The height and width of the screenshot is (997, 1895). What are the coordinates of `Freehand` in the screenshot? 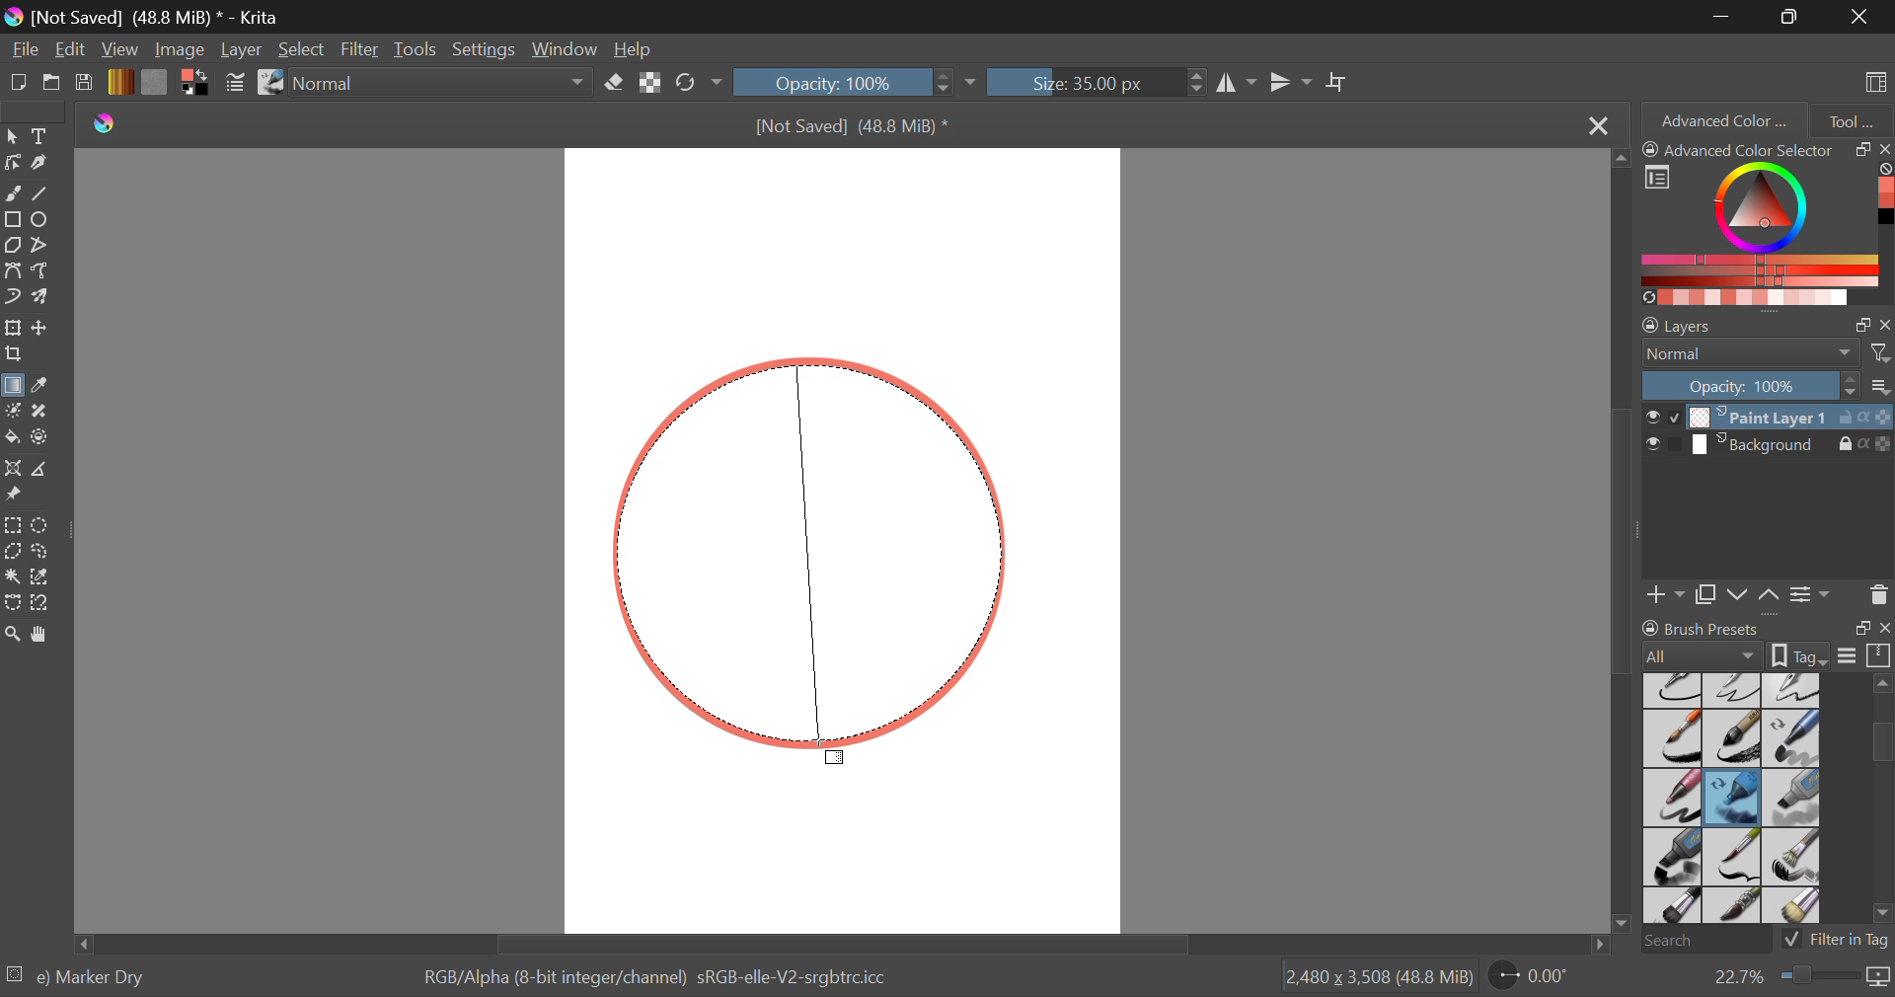 It's located at (14, 193).